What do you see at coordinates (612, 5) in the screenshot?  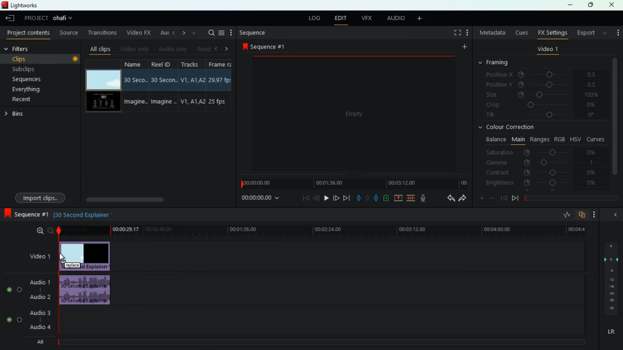 I see `close` at bounding box center [612, 5].